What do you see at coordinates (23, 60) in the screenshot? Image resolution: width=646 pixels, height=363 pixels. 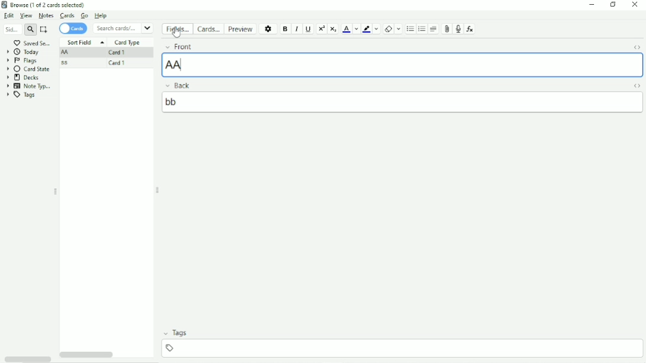 I see `Flags` at bounding box center [23, 60].